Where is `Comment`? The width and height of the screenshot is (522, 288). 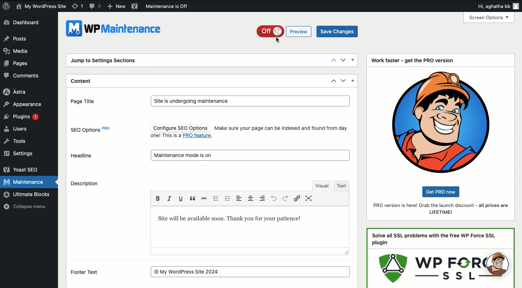
Comment is located at coordinates (95, 5).